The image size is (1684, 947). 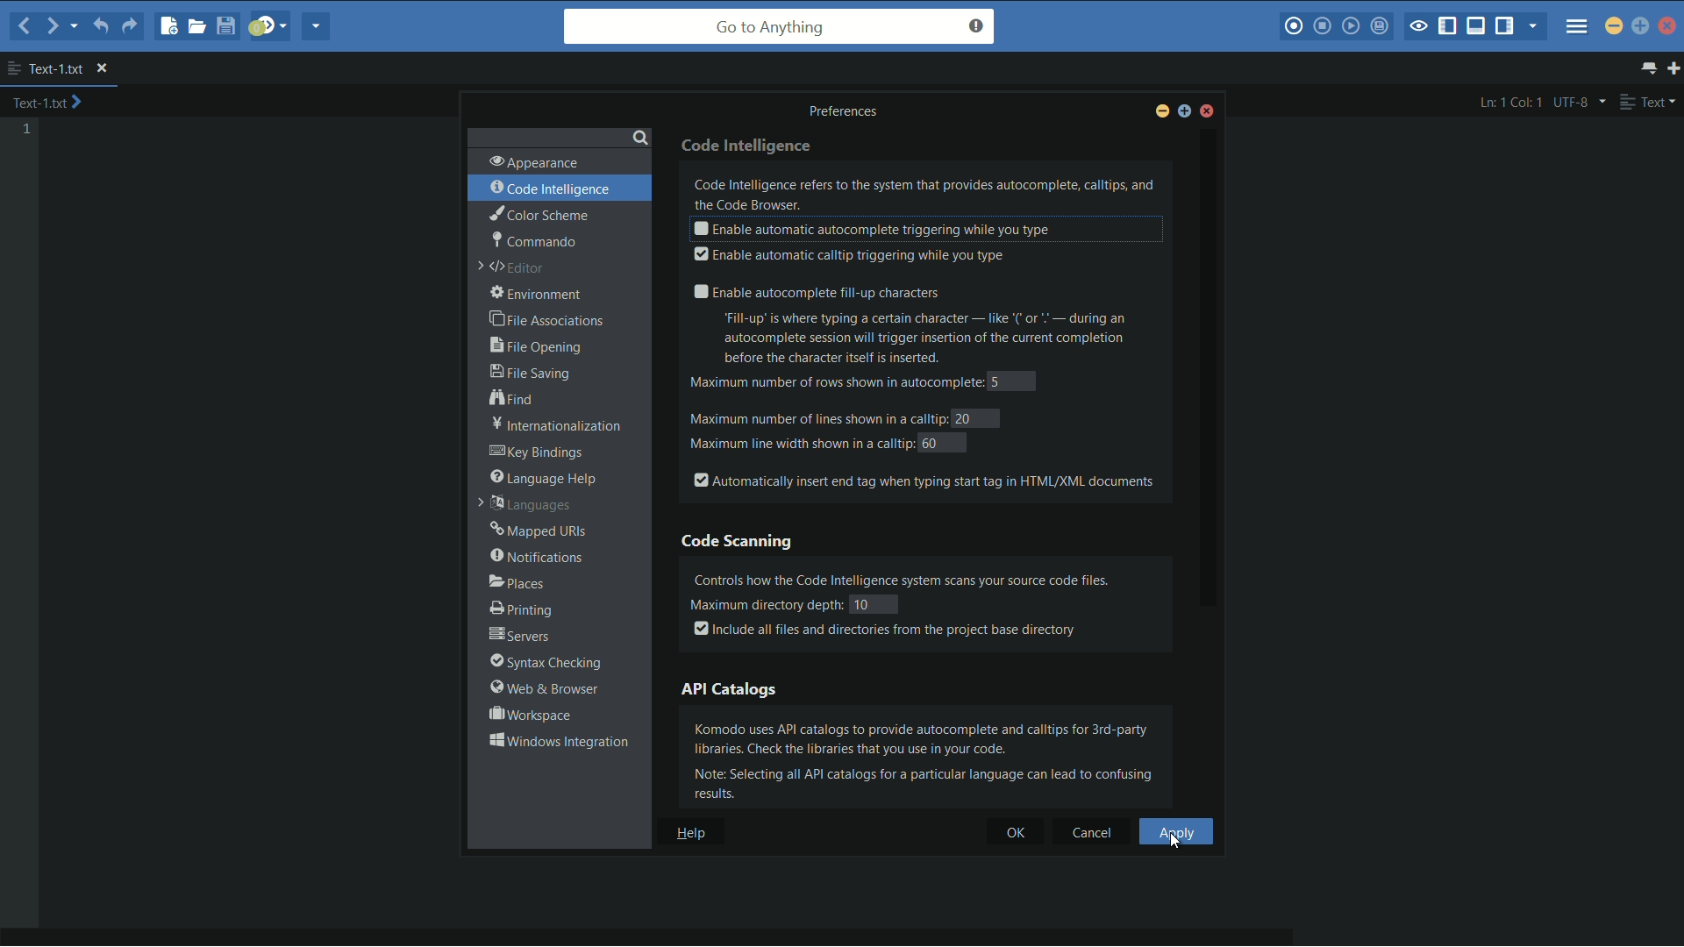 I want to click on ok, so click(x=1006, y=833).